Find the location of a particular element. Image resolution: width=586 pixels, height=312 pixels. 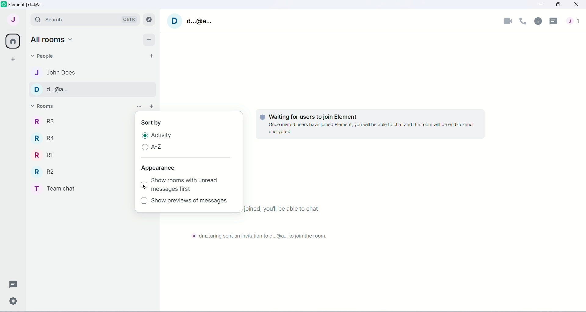

Quick Settings is located at coordinates (14, 300).